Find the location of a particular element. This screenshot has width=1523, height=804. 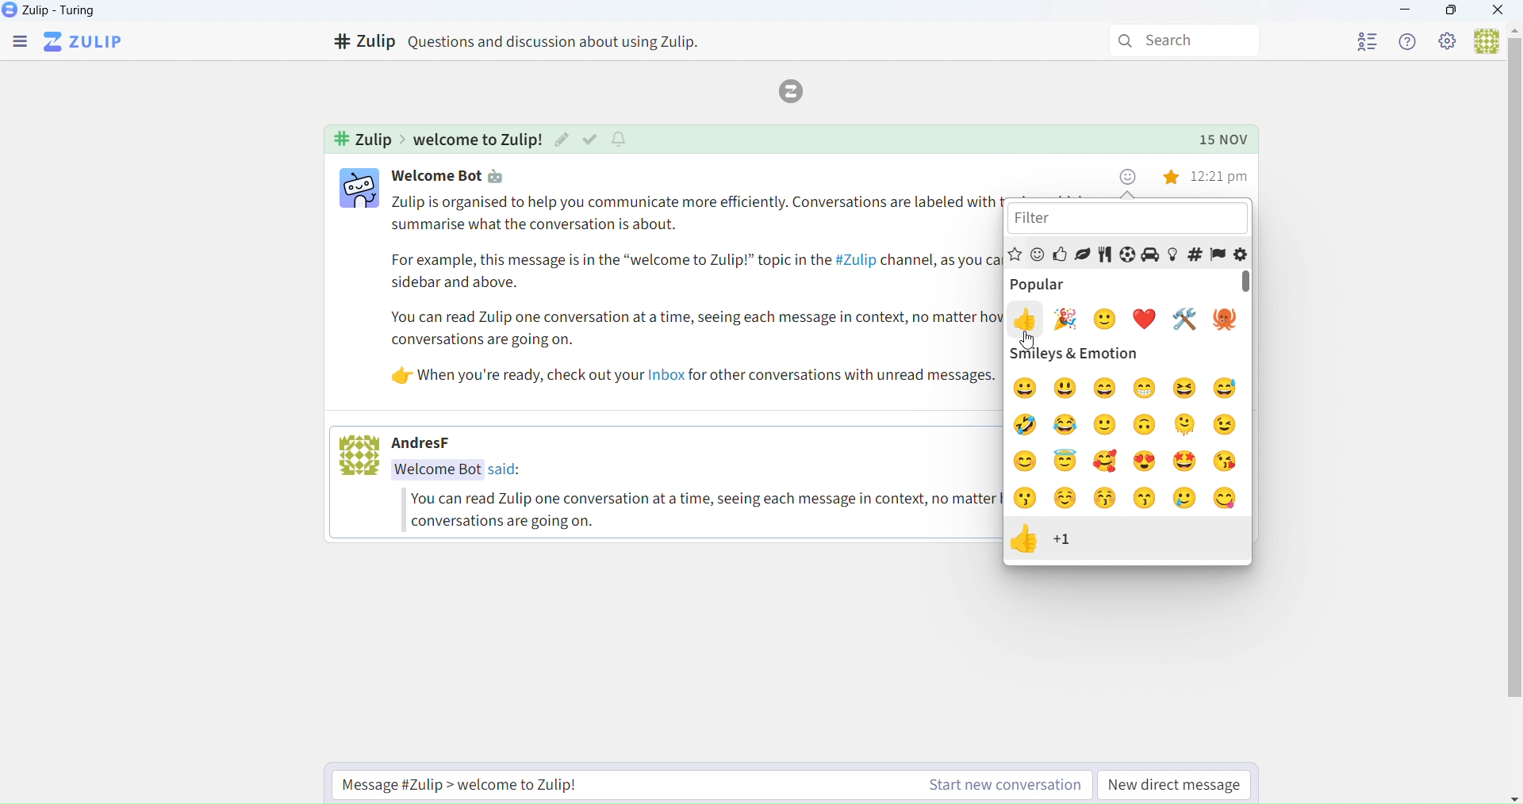

smile with closed eyes is located at coordinates (1109, 387).